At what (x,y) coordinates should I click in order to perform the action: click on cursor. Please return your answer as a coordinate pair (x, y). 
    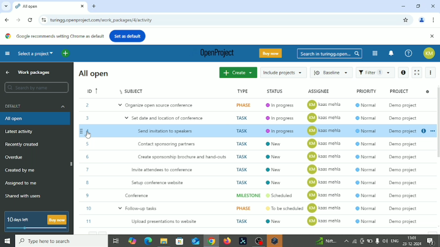
    Looking at the image, I should click on (89, 136).